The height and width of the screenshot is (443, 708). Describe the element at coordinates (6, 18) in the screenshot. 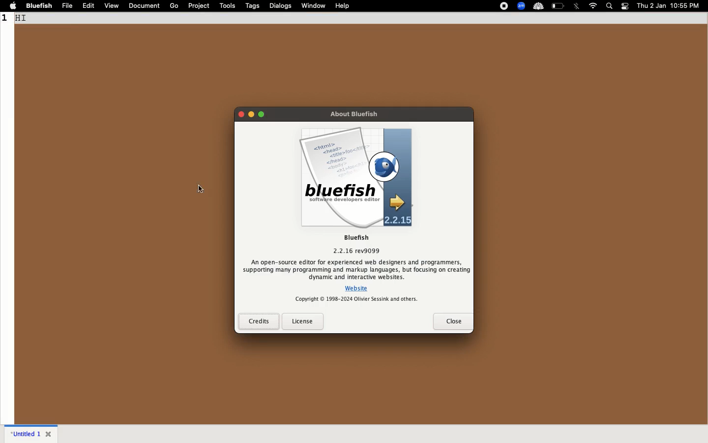

I see `line number` at that location.